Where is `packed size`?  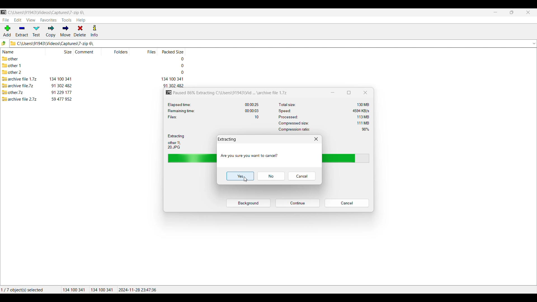
packed size is located at coordinates (172, 79).